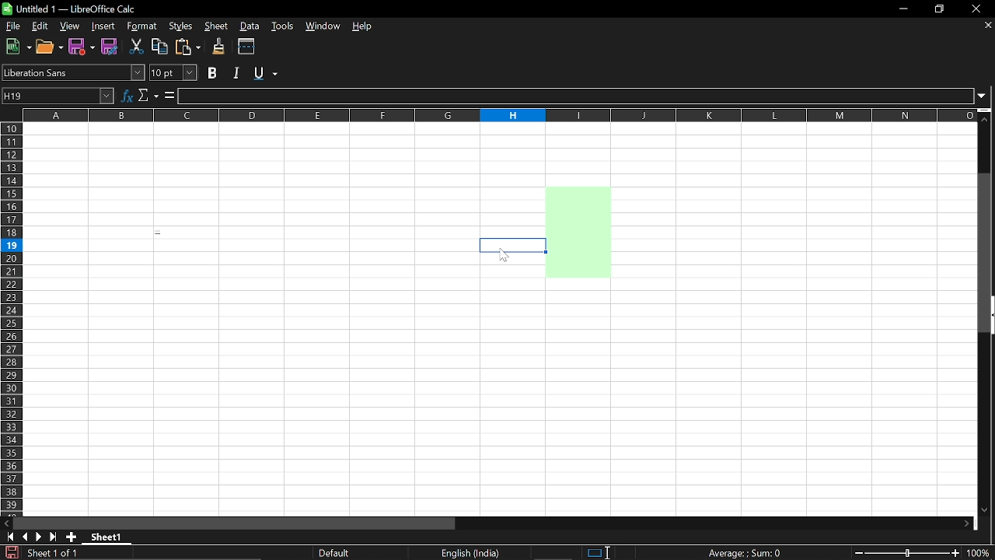 The height and width of the screenshot is (560, 995). Describe the element at coordinates (324, 27) in the screenshot. I see `Window` at that location.